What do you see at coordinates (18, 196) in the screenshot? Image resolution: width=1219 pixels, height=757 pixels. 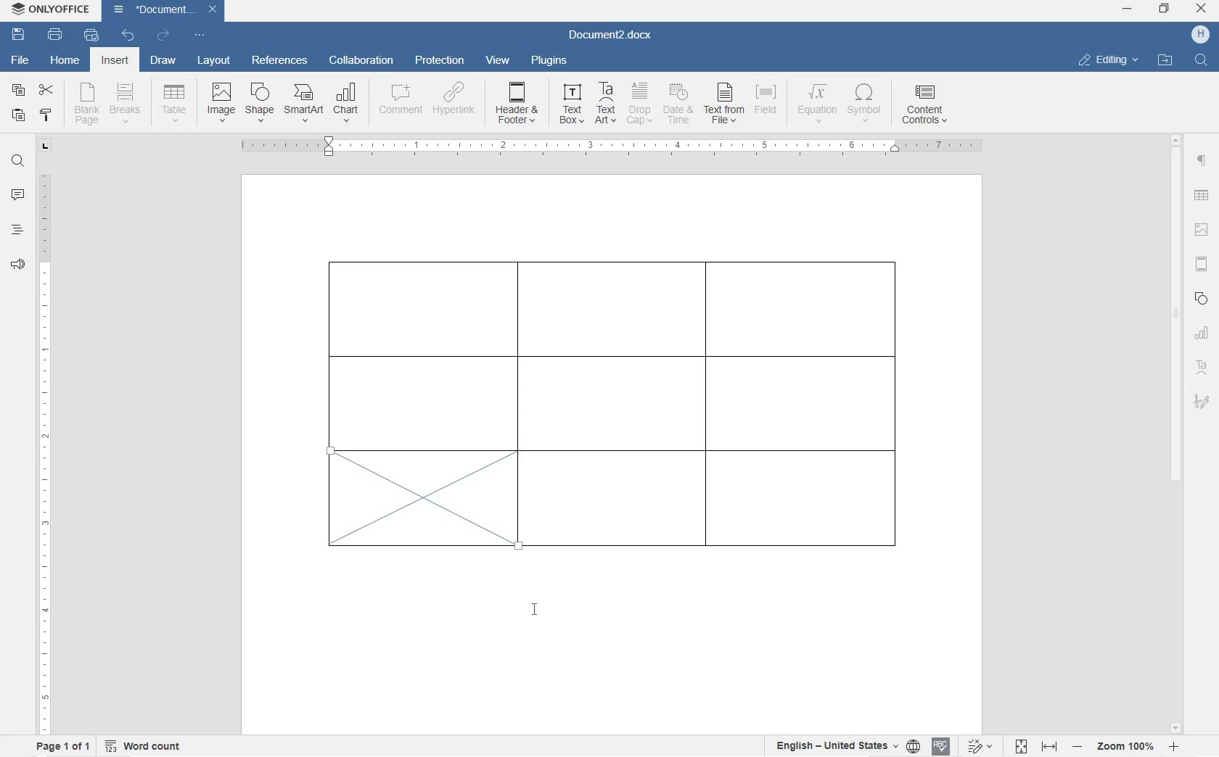 I see `comment` at bounding box center [18, 196].